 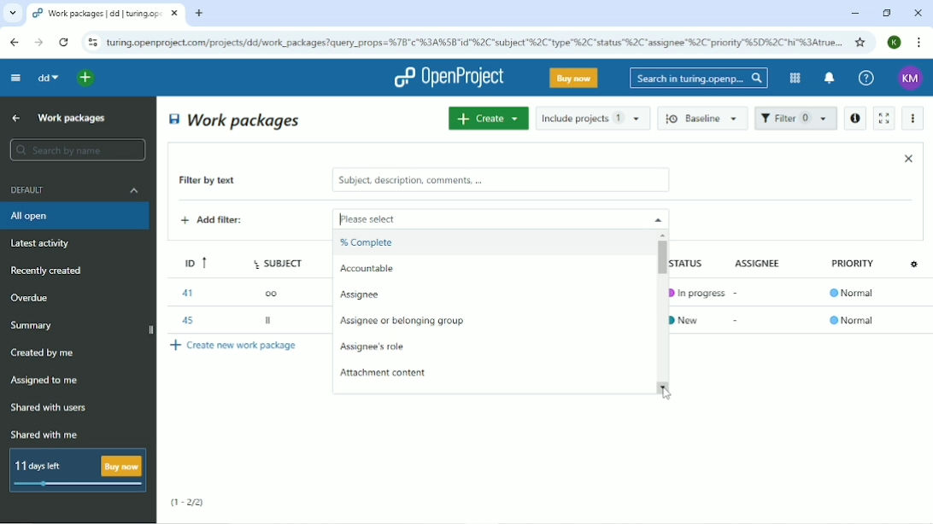 I want to click on Search by name, so click(x=77, y=150).